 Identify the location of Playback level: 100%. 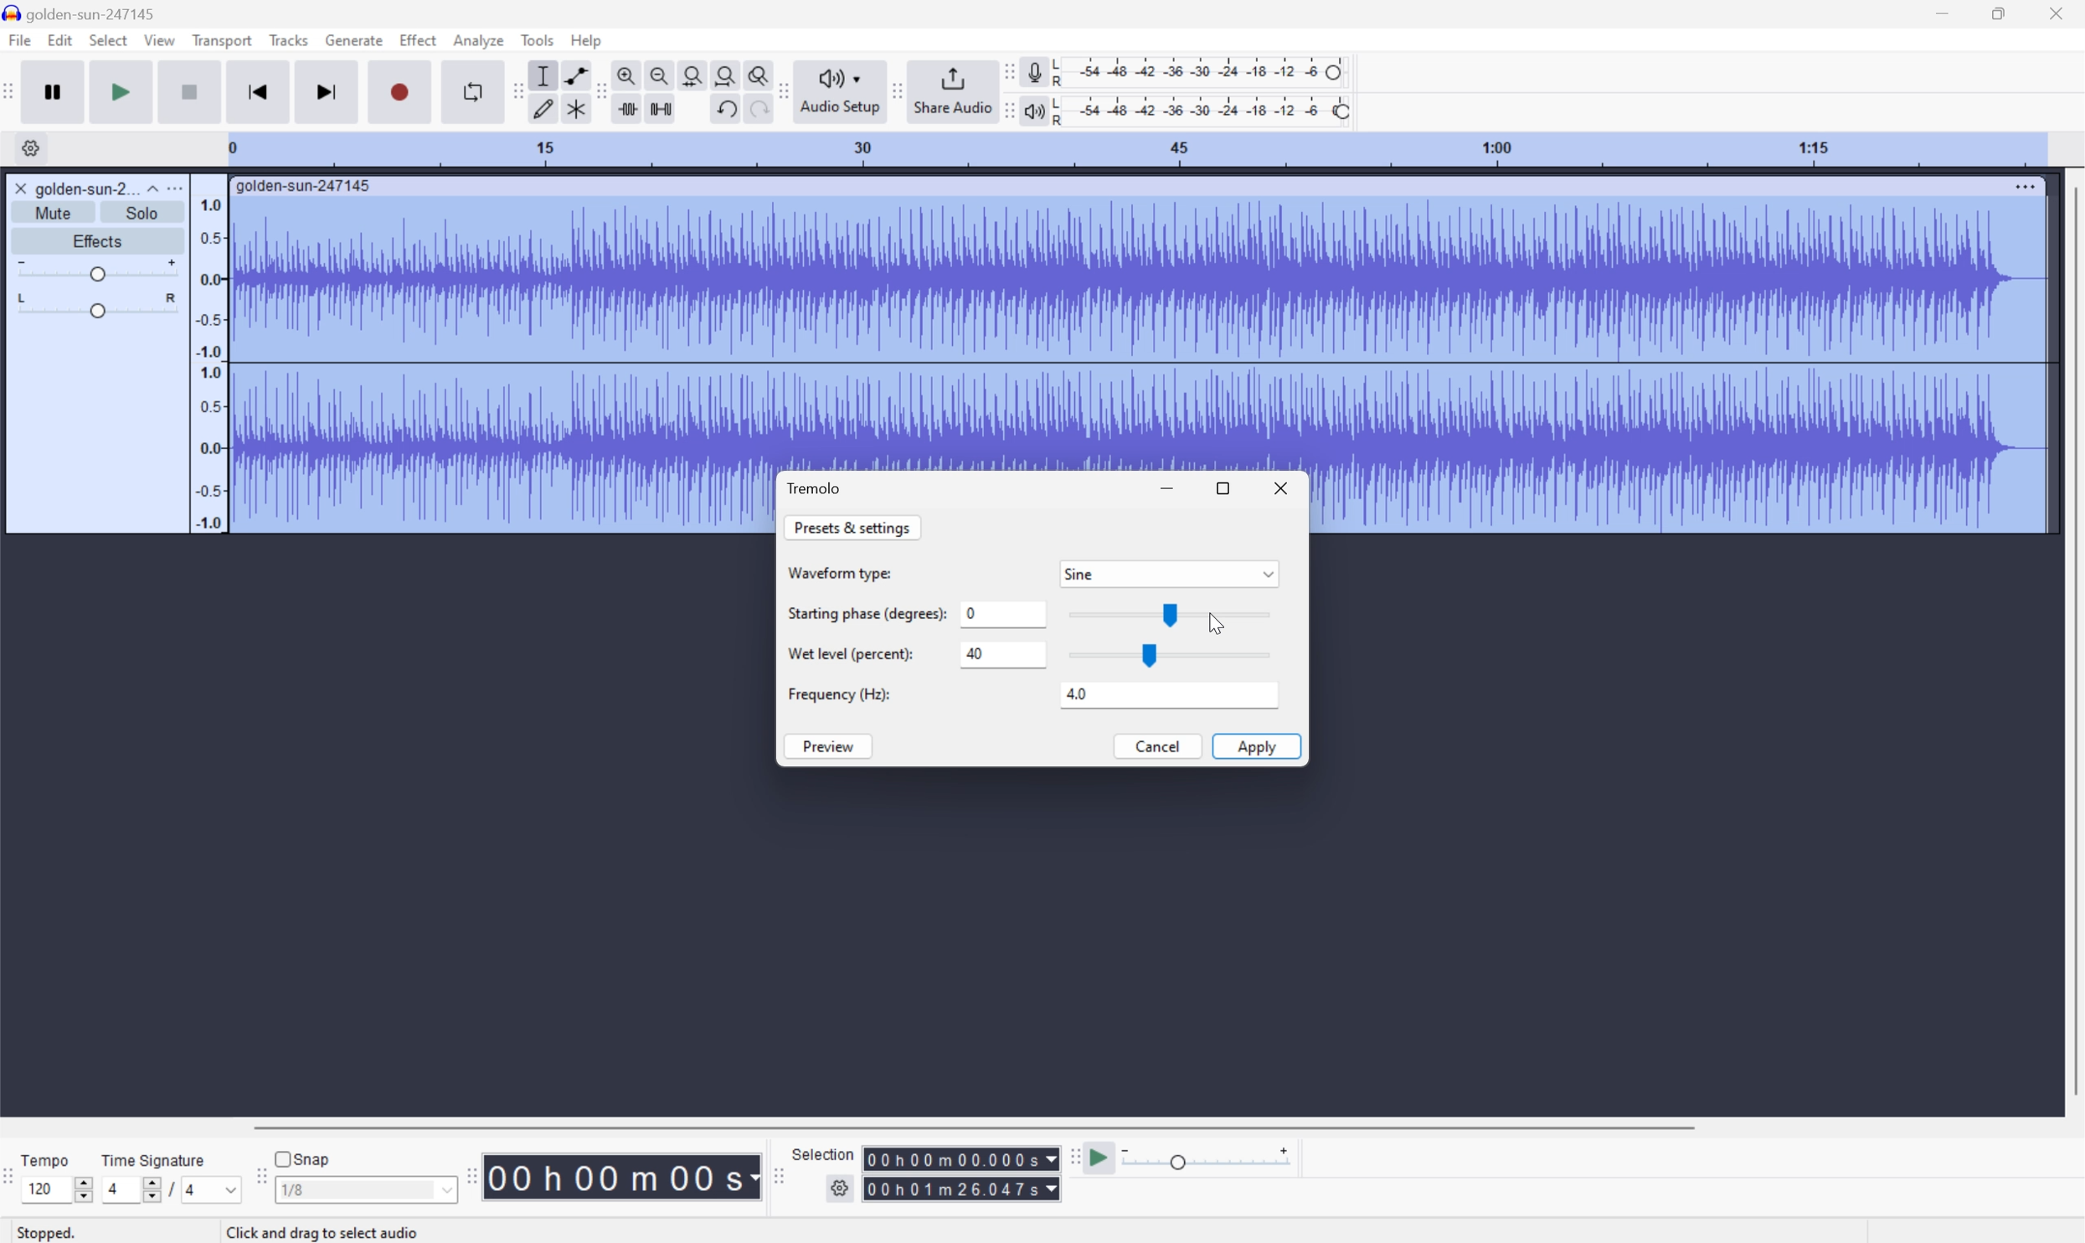
(1204, 110).